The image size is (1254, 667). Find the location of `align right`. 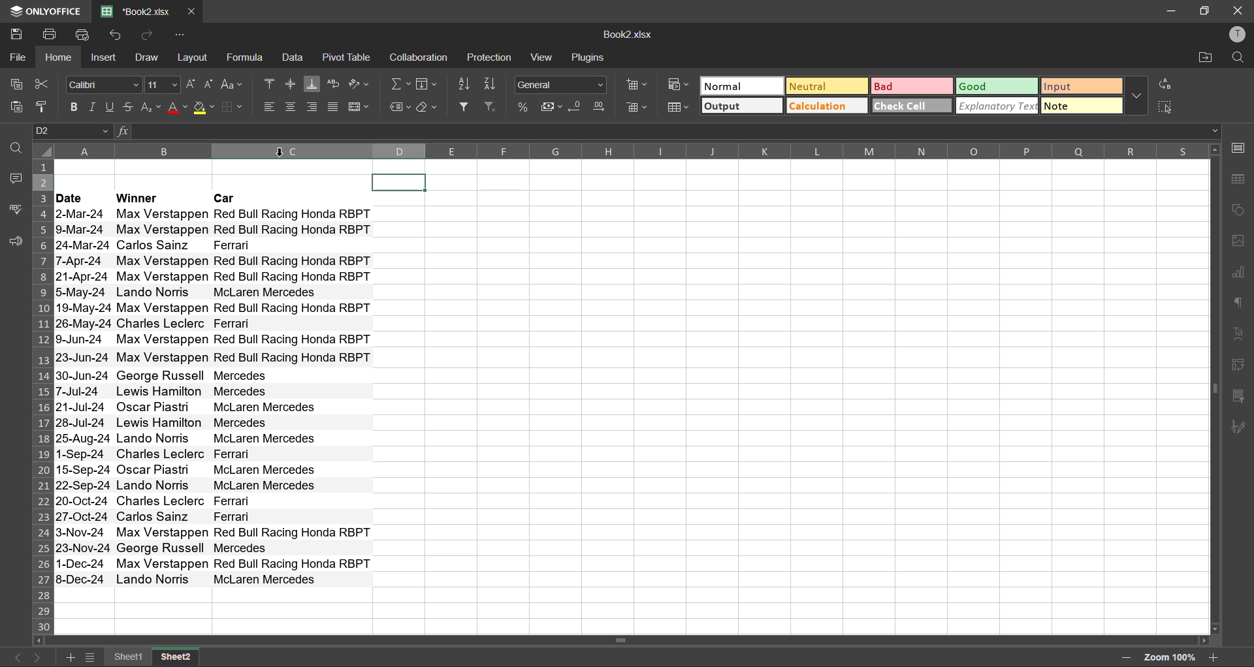

align right is located at coordinates (313, 108).